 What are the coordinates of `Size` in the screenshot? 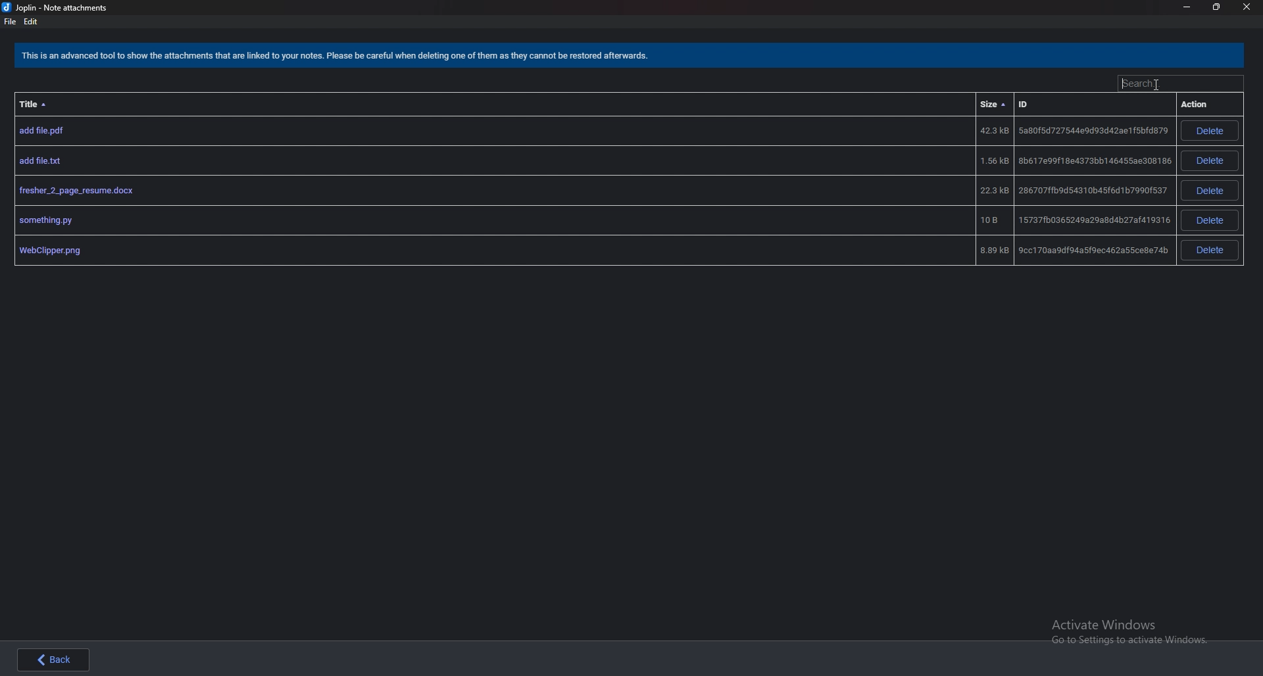 It's located at (995, 105).